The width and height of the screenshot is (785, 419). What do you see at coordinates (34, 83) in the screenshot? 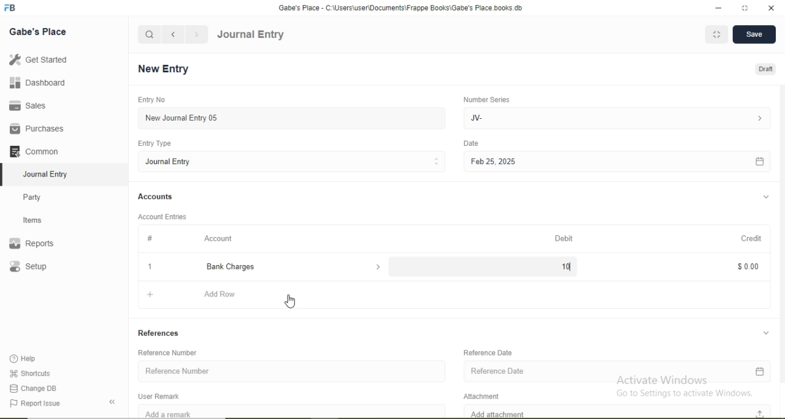
I see `Dashboard` at bounding box center [34, 83].